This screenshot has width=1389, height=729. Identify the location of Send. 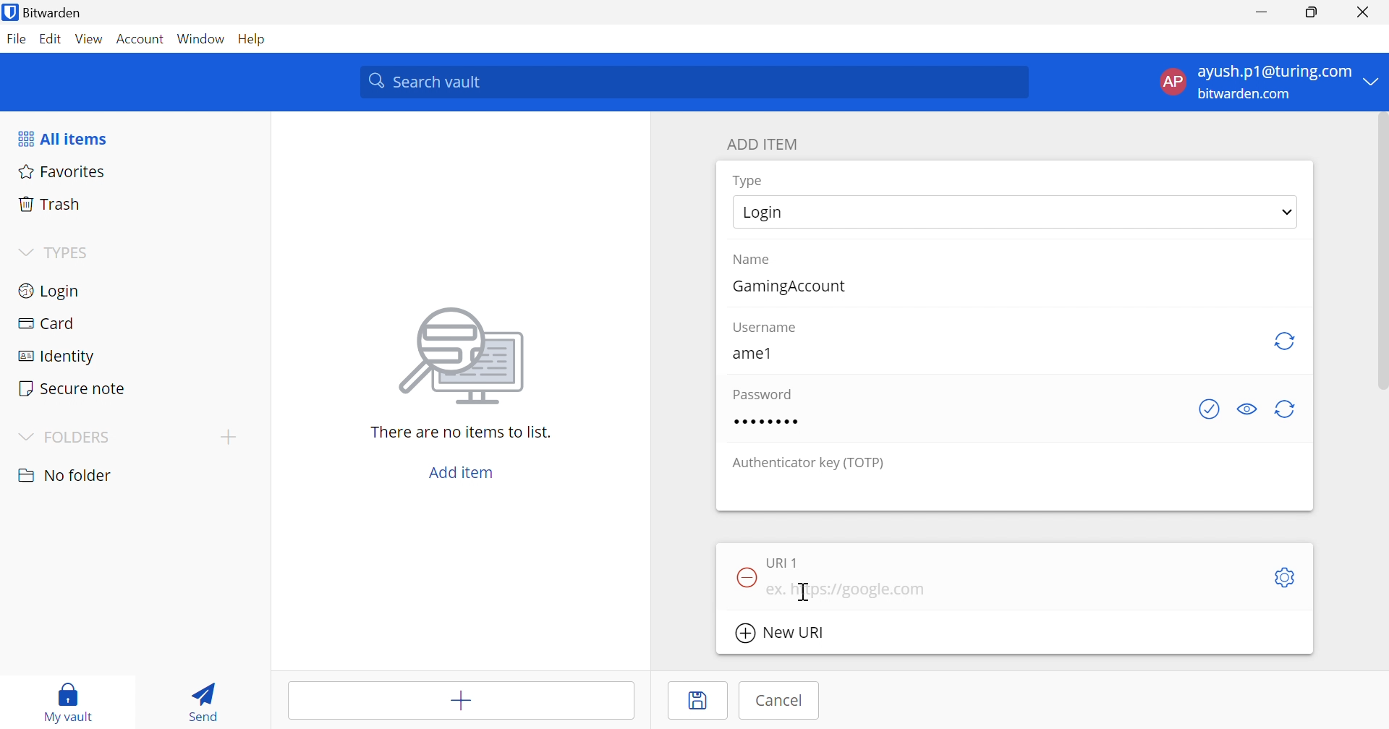
(203, 700).